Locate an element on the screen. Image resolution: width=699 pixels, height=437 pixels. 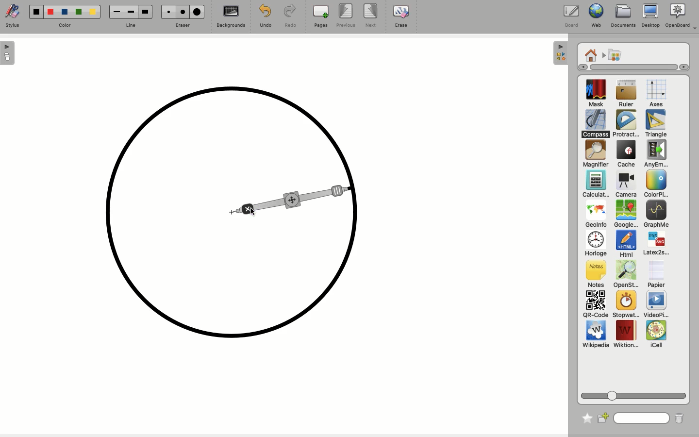
Pages is located at coordinates (321, 17).